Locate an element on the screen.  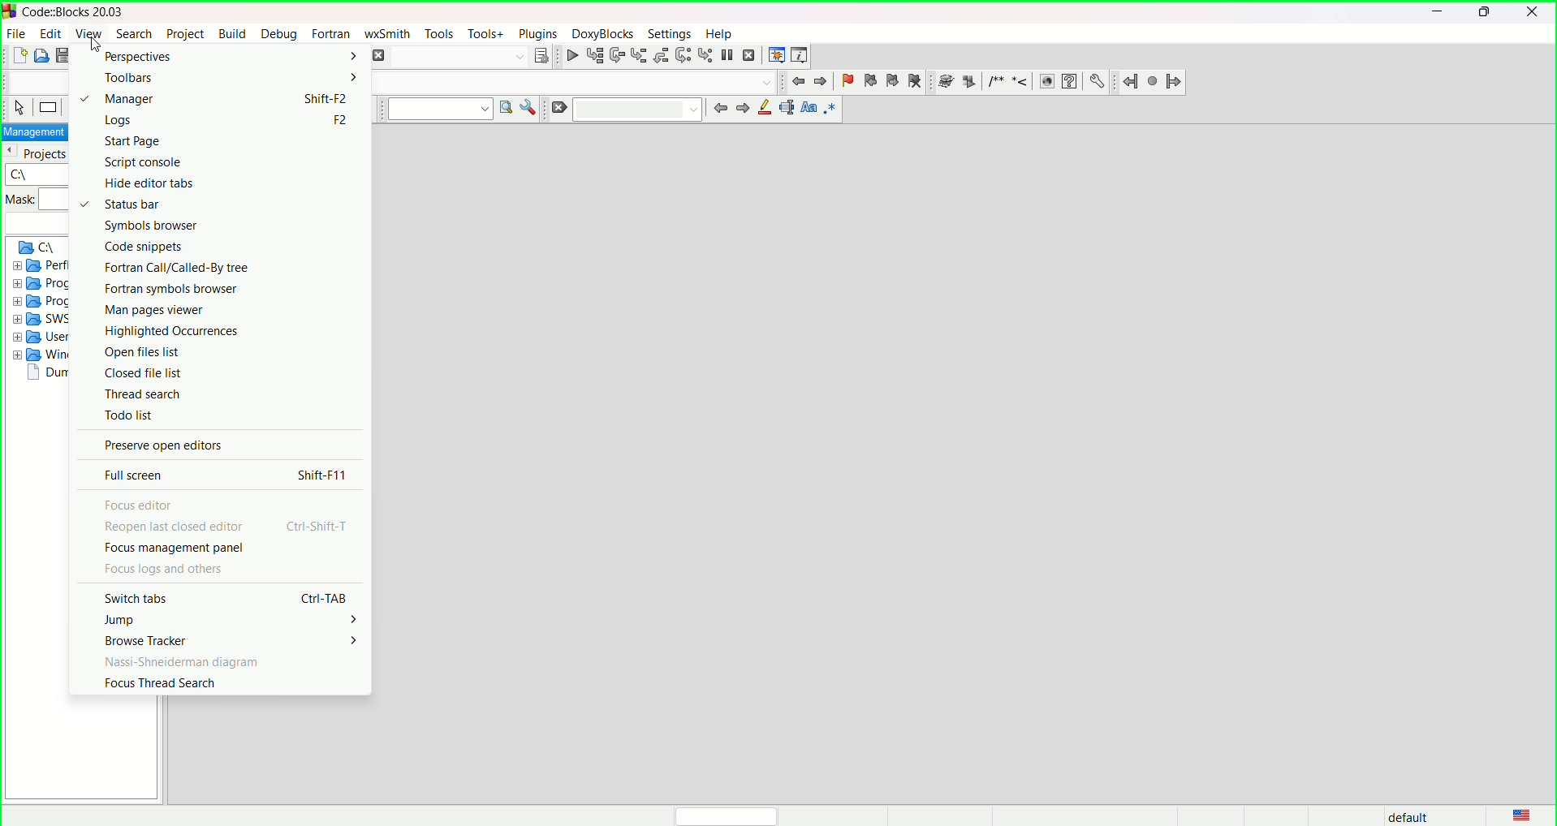
selected text is located at coordinates (787, 107).